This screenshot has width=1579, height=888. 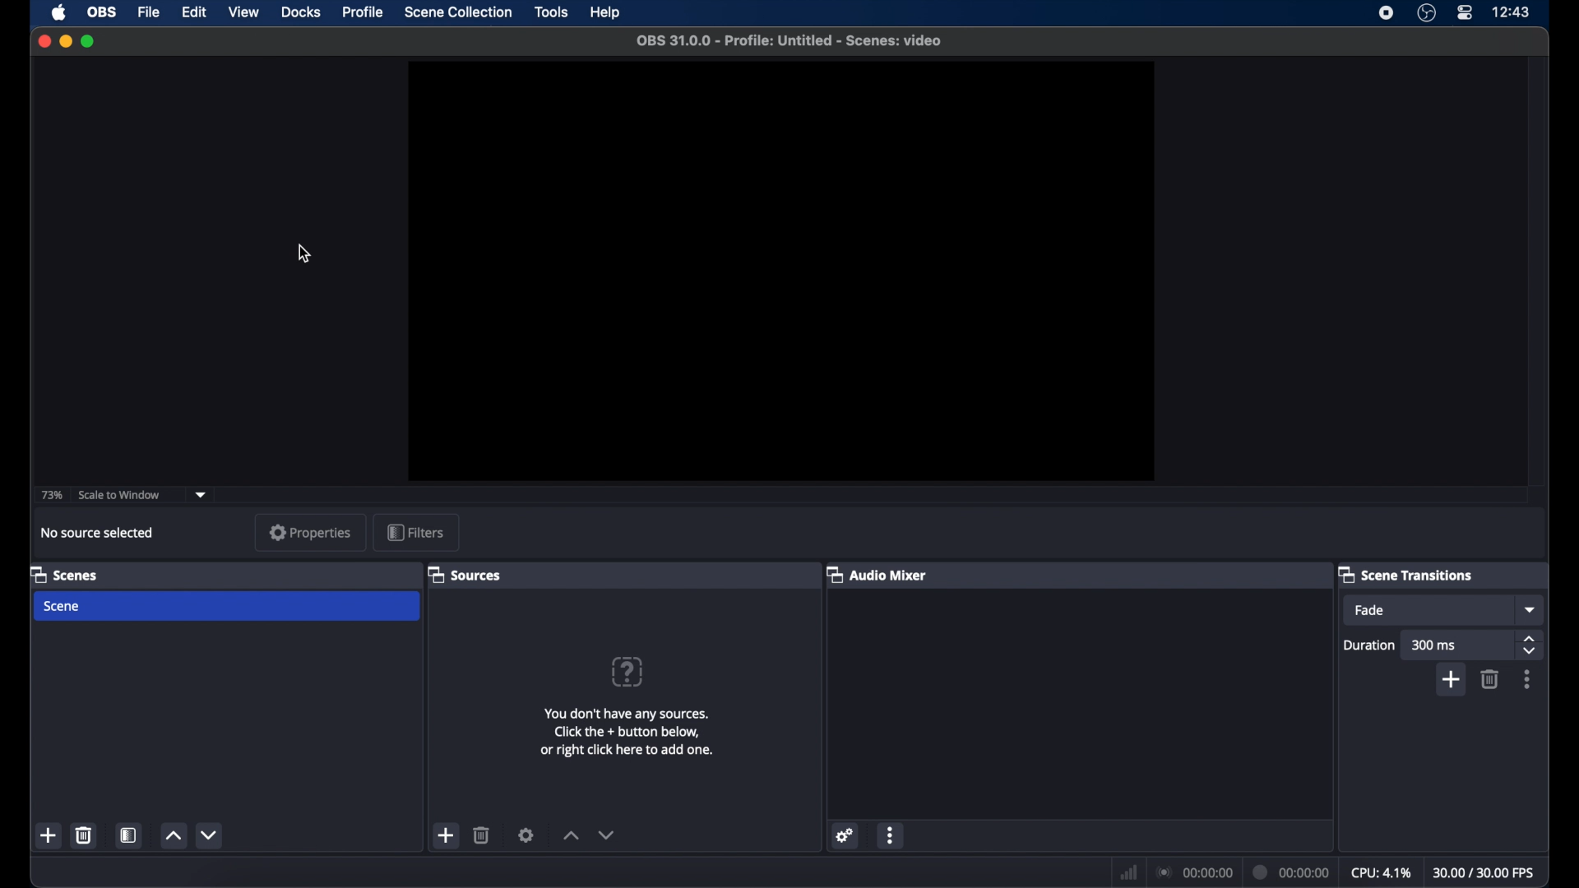 What do you see at coordinates (65, 574) in the screenshot?
I see `scenes` at bounding box center [65, 574].